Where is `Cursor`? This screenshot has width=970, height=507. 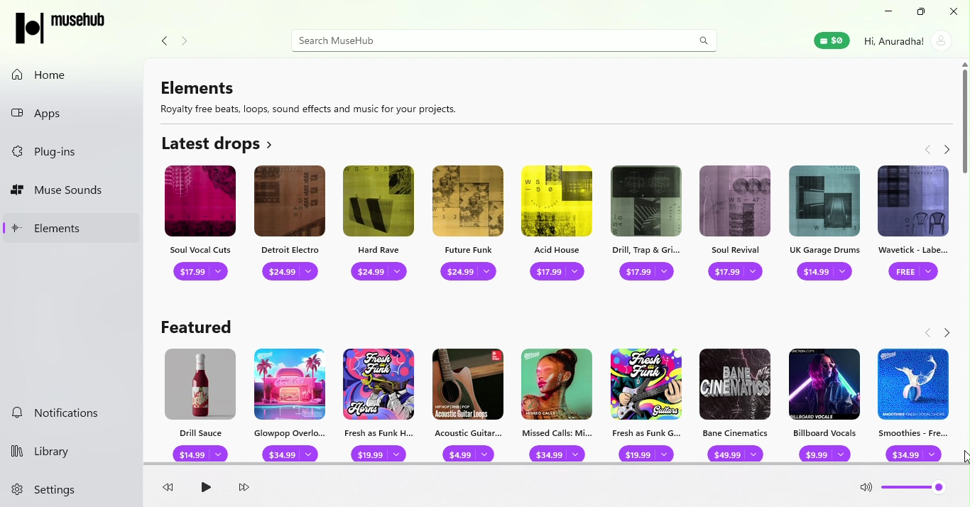 Cursor is located at coordinates (960, 459).